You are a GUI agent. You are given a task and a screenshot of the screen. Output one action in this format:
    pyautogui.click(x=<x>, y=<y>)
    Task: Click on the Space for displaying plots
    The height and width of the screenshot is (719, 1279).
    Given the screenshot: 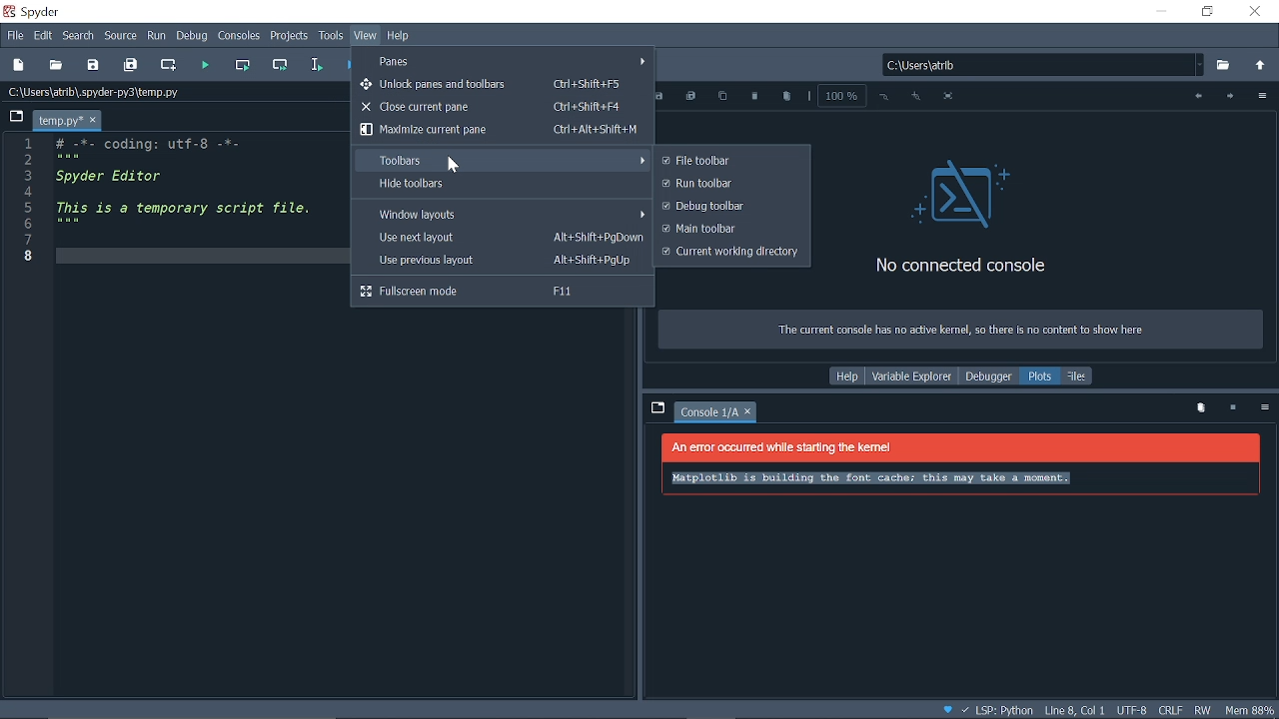 What is the action you would take?
    pyautogui.click(x=961, y=522)
    